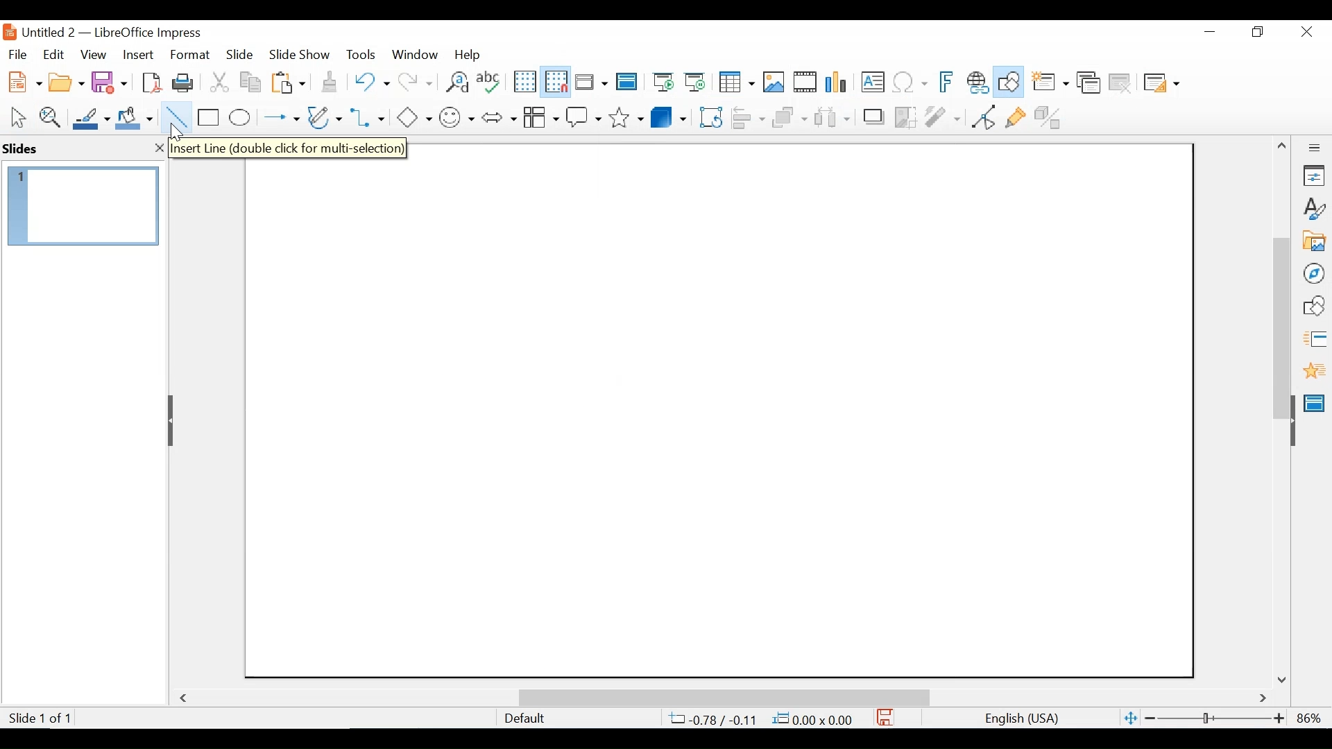 The image size is (1332, 749). What do you see at coordinates (180, 132) in the screenshot?
I see `cursor` at bounding box center [180, 132].